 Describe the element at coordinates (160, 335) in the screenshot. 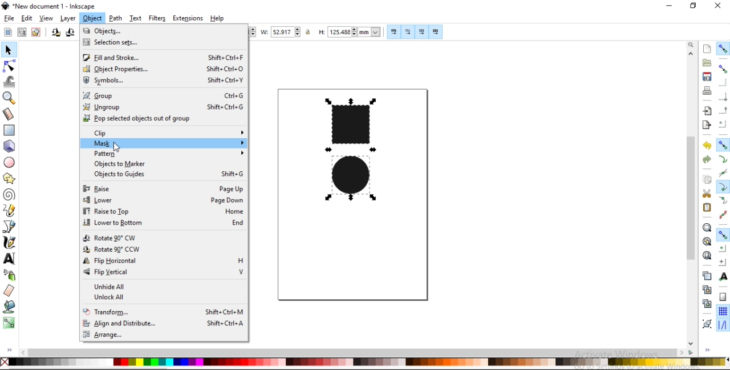

I see `range` at that location.